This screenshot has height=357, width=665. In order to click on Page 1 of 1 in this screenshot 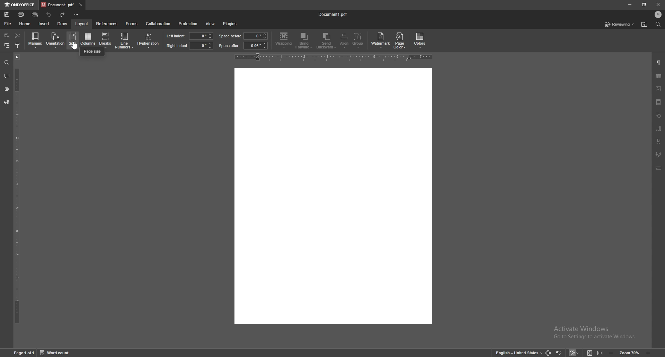, I will do `click(23, 353)`.